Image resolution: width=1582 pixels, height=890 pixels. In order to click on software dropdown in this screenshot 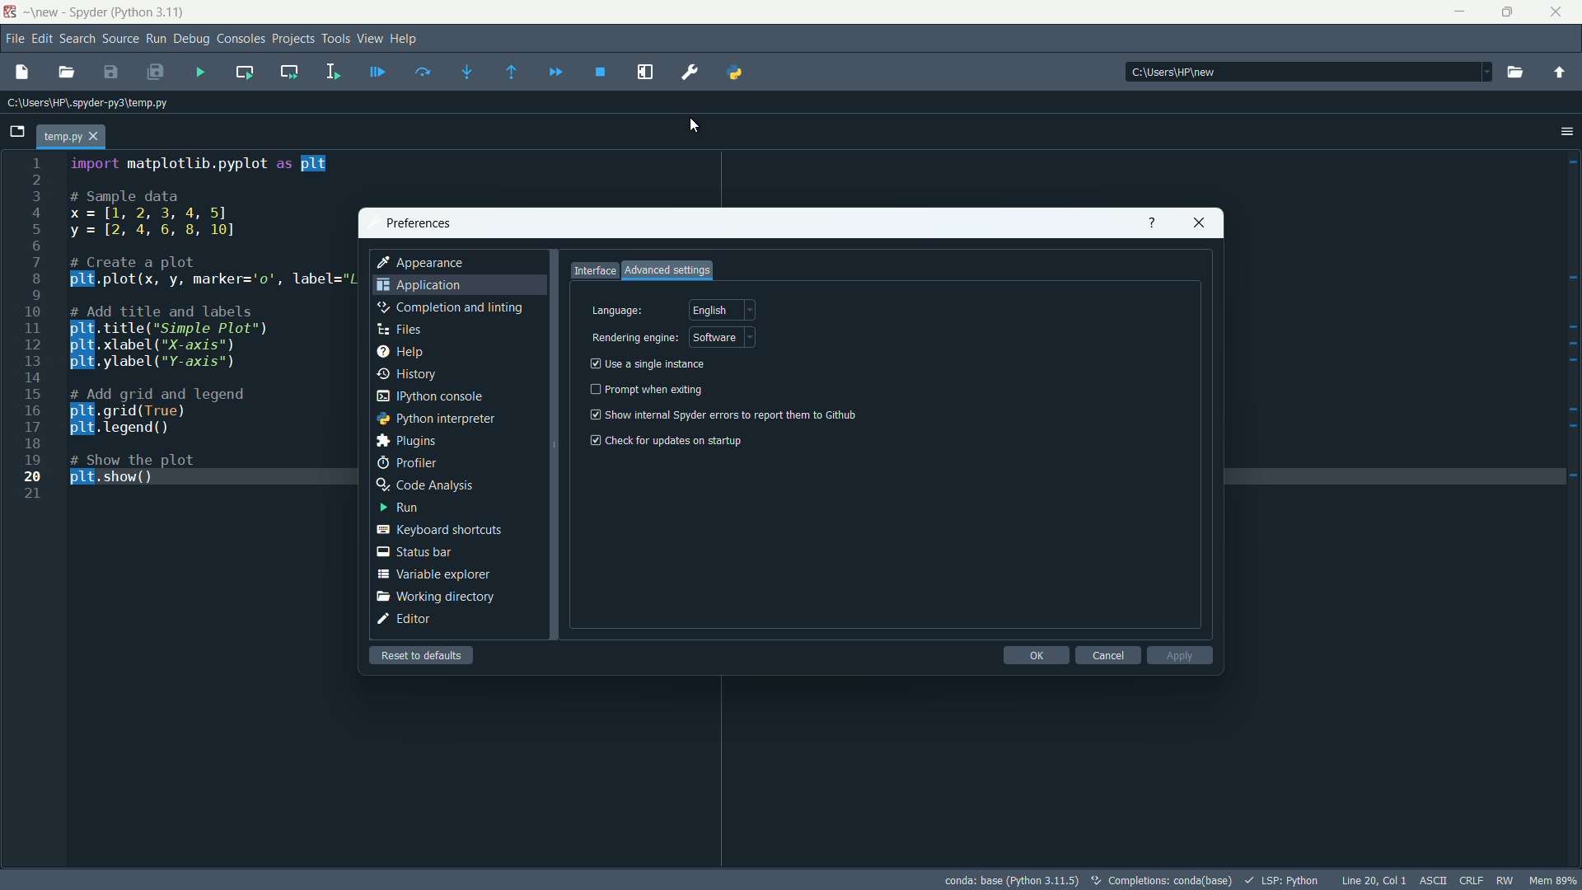, I will do `click(723, 339)`.